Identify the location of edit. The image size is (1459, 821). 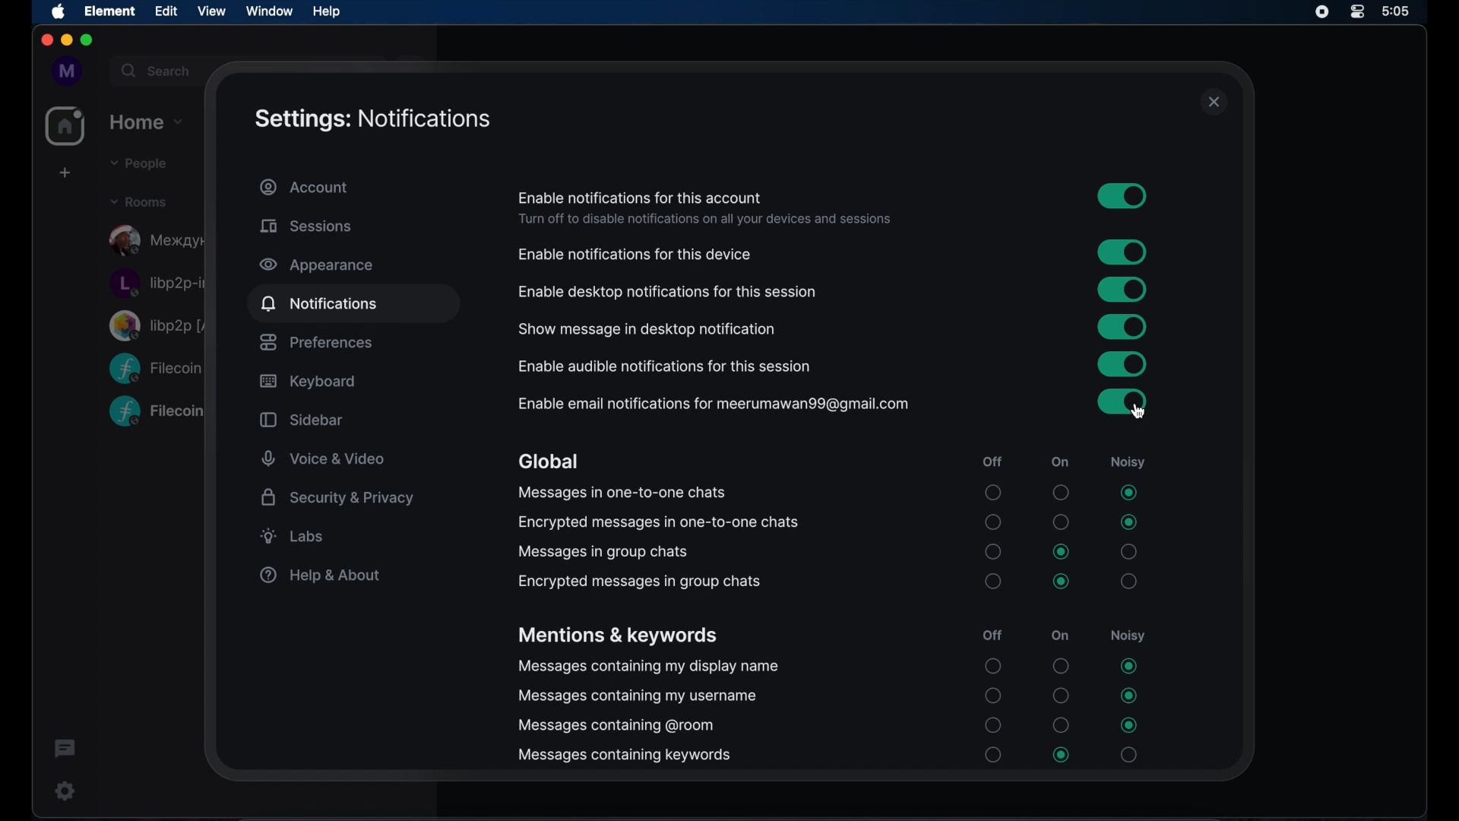
(166, 11).